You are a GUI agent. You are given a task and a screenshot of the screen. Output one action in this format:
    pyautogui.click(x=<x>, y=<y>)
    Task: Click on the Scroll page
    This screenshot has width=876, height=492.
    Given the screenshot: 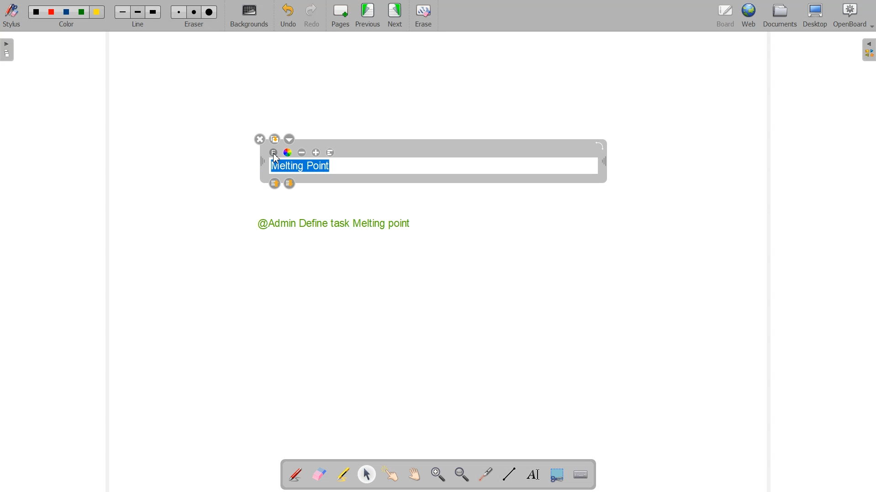 What is the action you would take?
    pyautogui.click(x=413, y=475)
    